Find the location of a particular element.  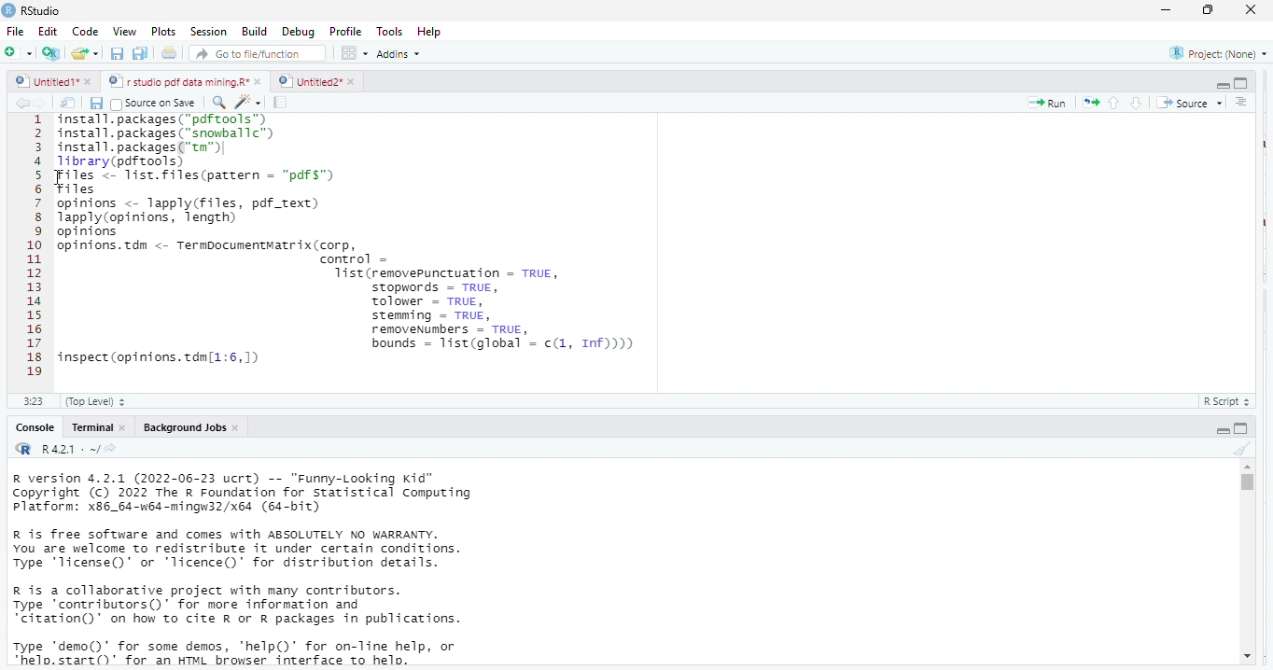

source on save is located at coordinates (157, 103).